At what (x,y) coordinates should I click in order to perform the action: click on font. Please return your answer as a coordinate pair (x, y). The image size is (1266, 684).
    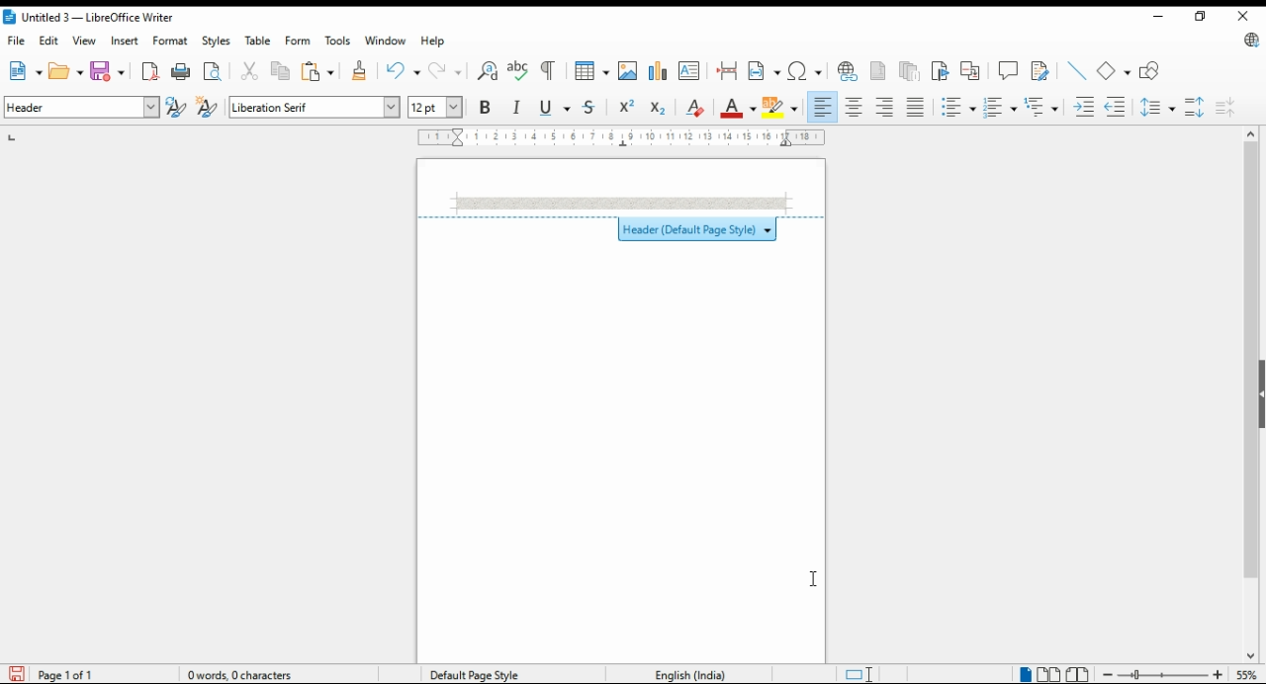
    Looking at the image, I should click on (315, 108).